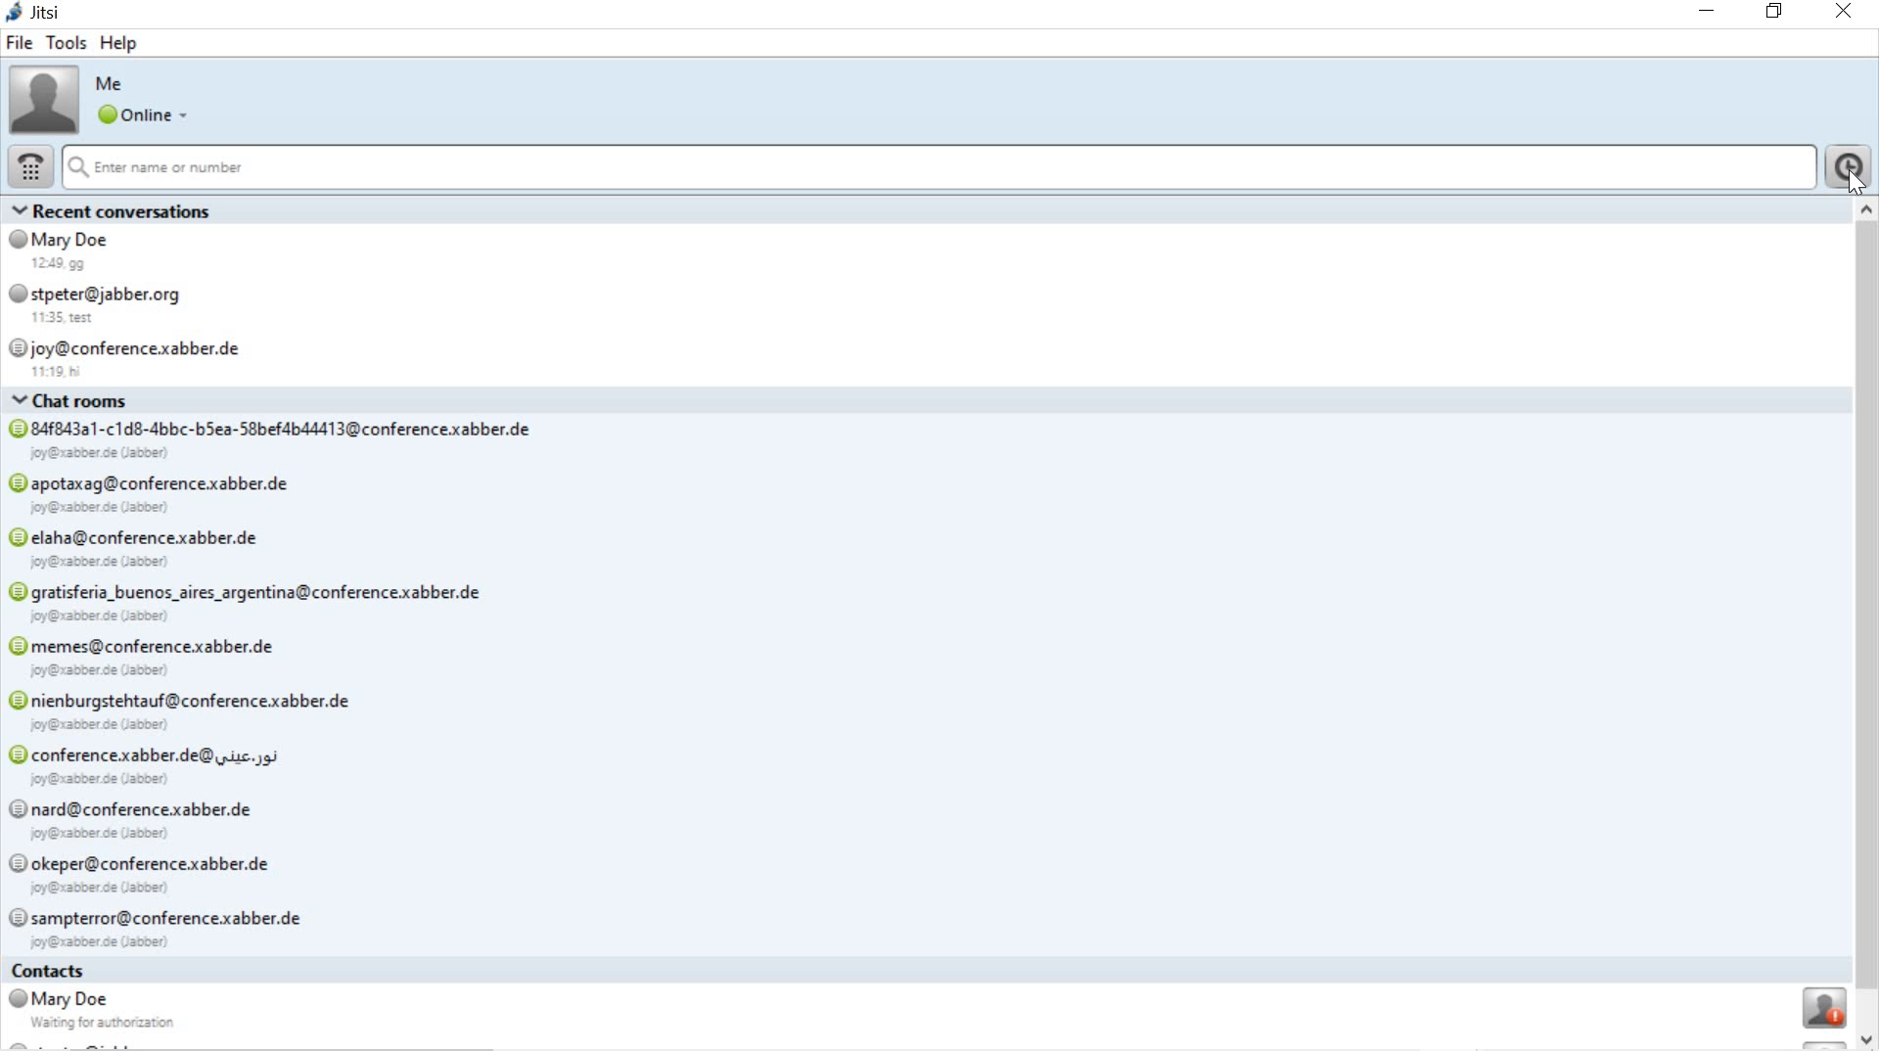 The image size is (1879, 1051). Describe the element at coordinates (118, 43) in the screenshot. I see `help` at that location.